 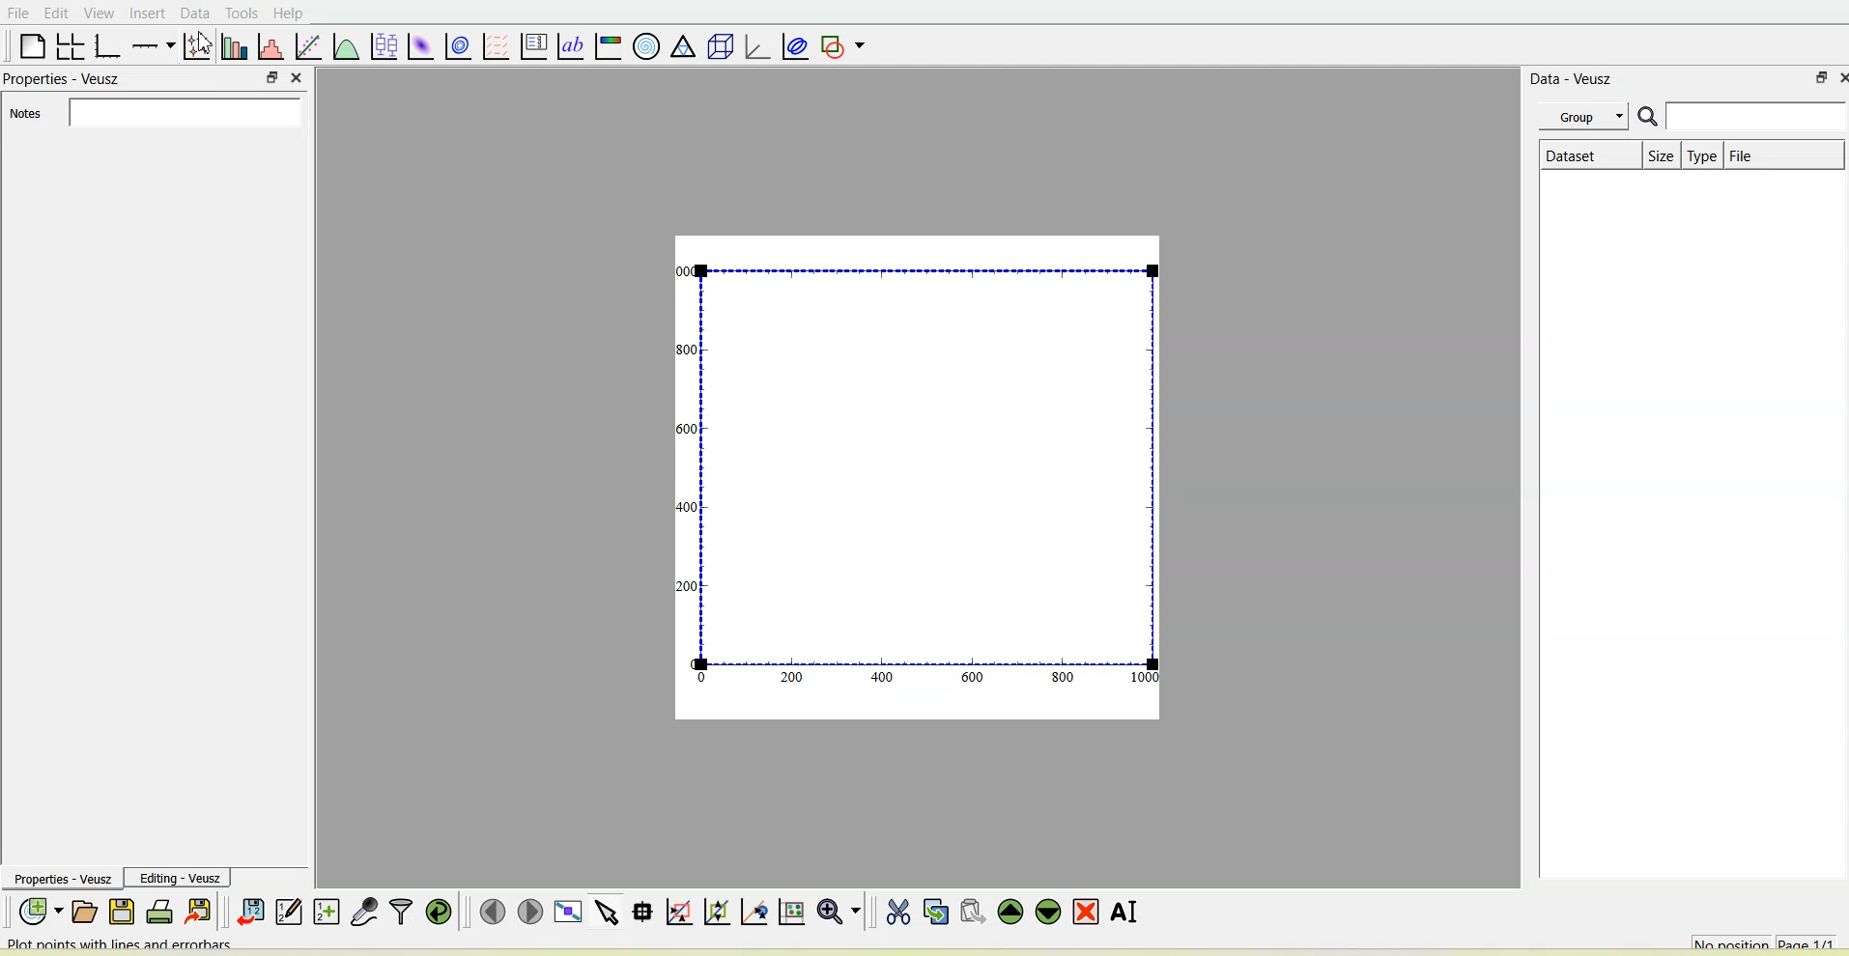 I want to click on Click to zoom out of graph axes, so click(x=719, y=914).